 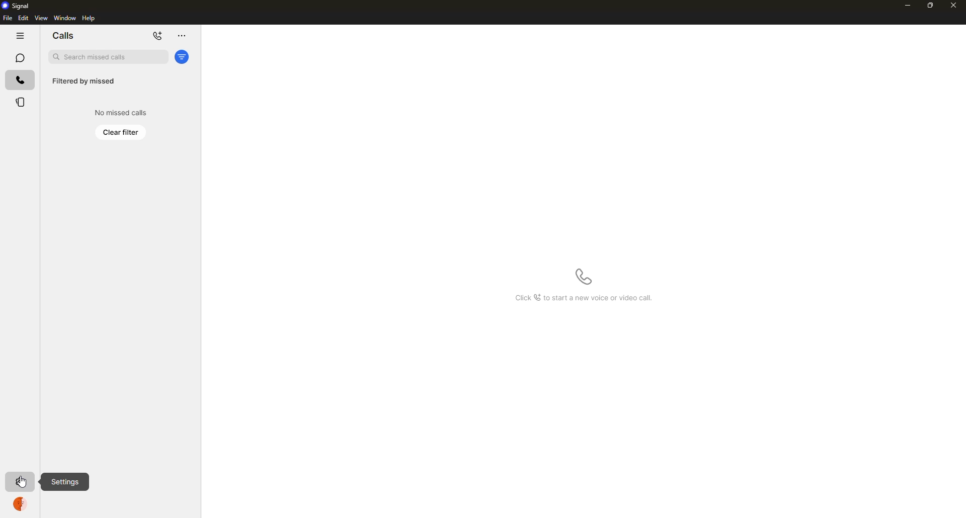 I want to click on window, so click(x=65, y=18).